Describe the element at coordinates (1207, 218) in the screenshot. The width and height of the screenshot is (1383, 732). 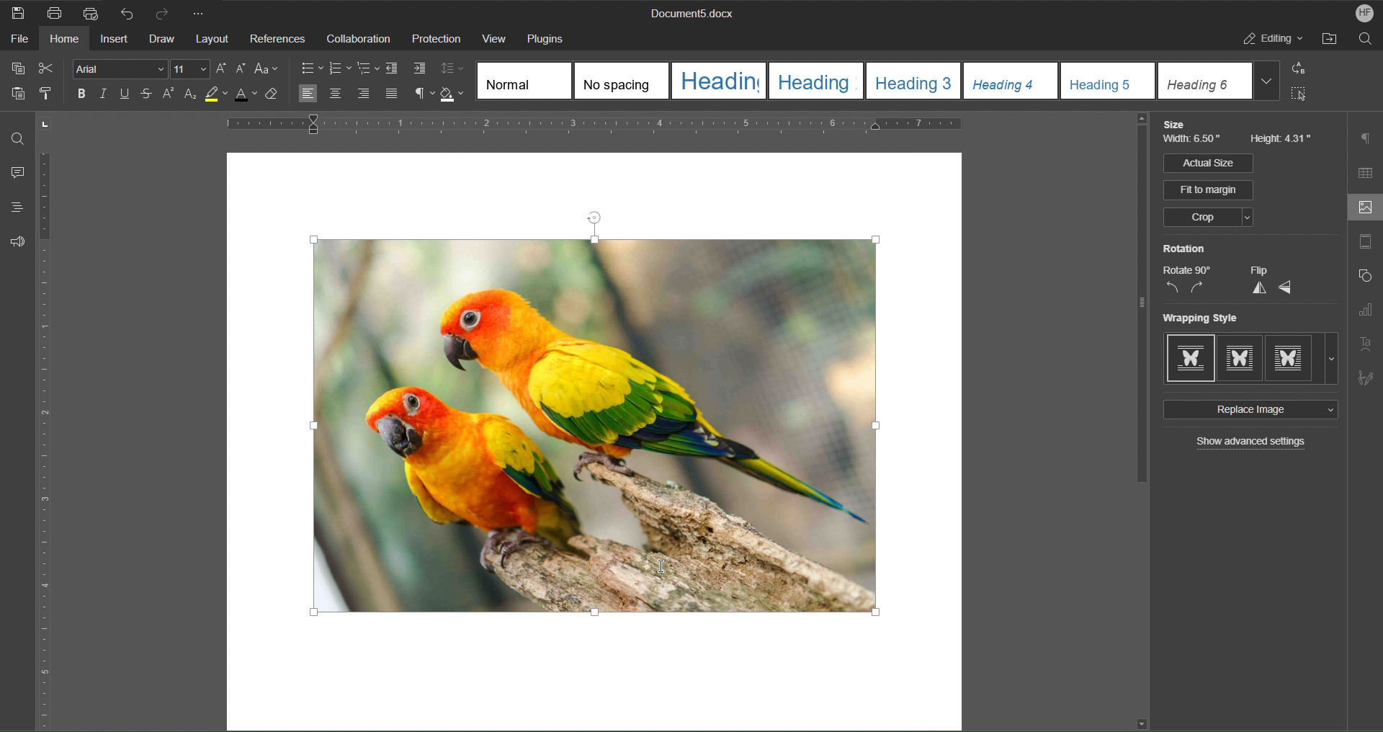
I see `Crop` at that location.